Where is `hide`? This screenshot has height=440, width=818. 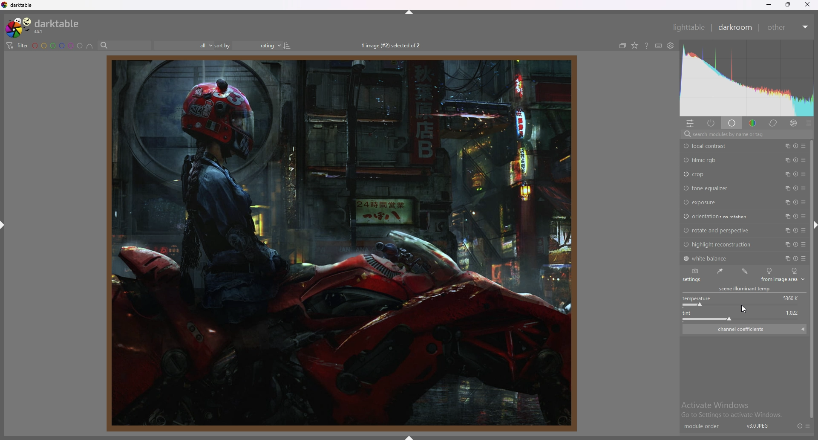 hide is located at coordinates (409, 12).